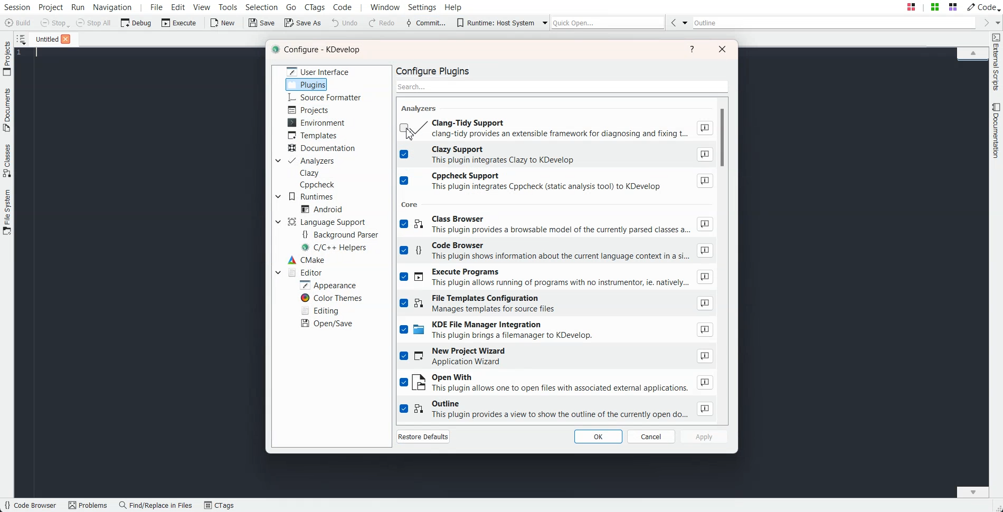 Image resolution: width=1003 pixels, height=512 pixels. I want to click on Environment, so click(316, 122).